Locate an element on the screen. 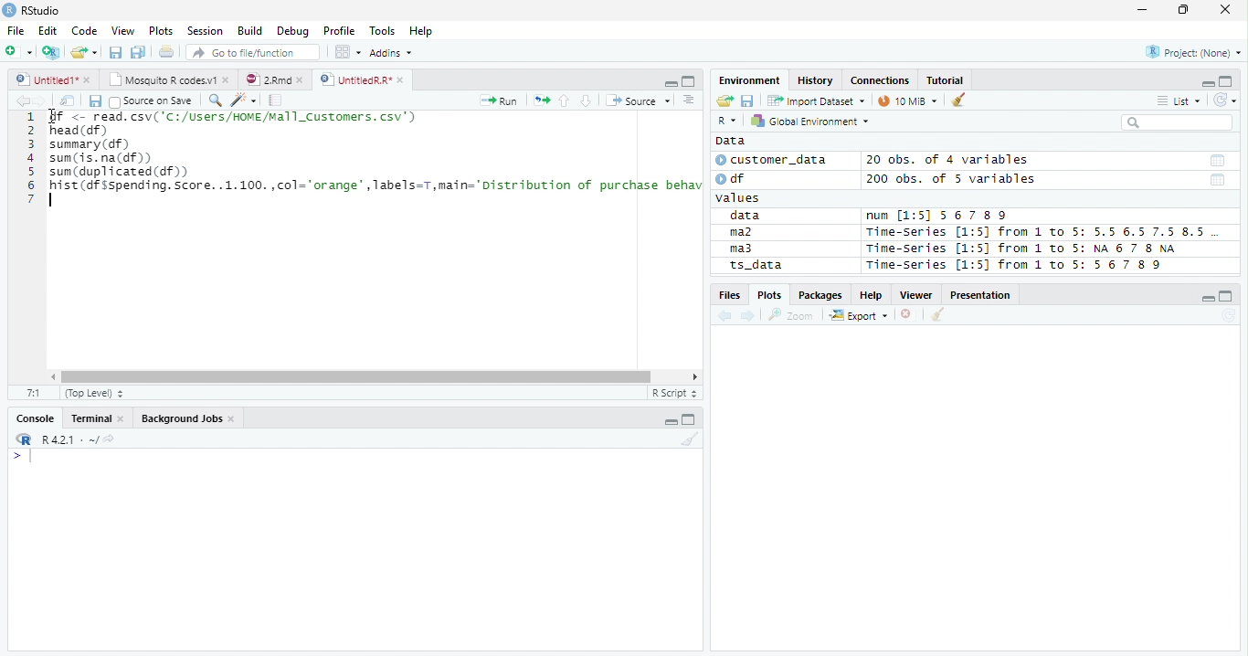 The image size is (1248, 656). R is located at coordinates (22, 439).